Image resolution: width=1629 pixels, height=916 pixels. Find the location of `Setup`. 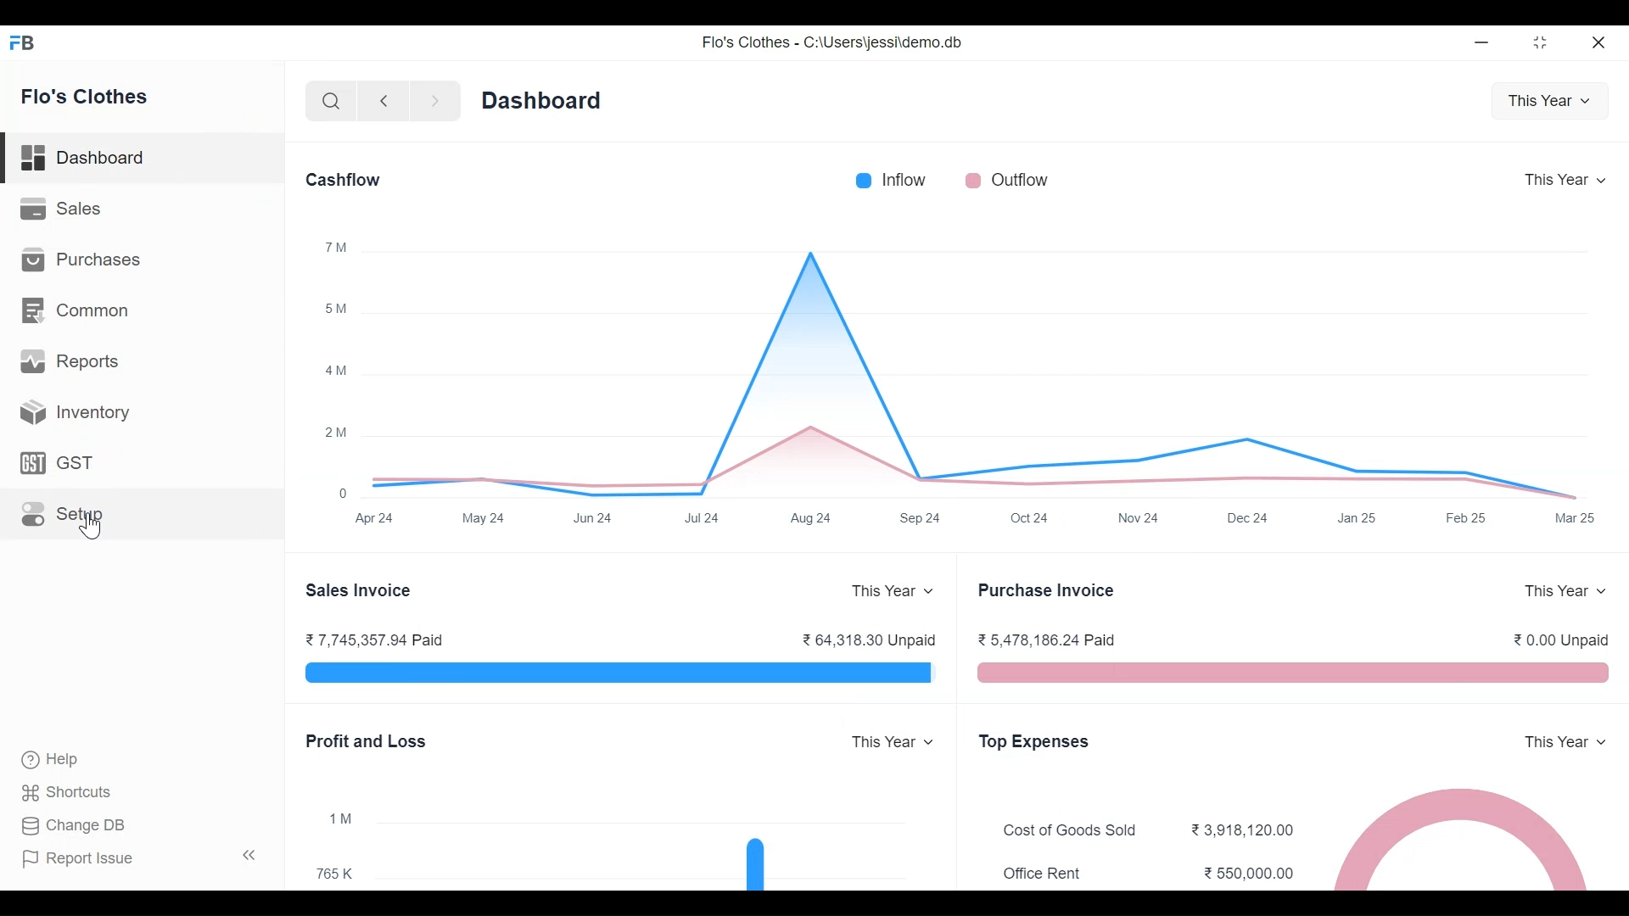

Setup is located at coordinates (61, 518).